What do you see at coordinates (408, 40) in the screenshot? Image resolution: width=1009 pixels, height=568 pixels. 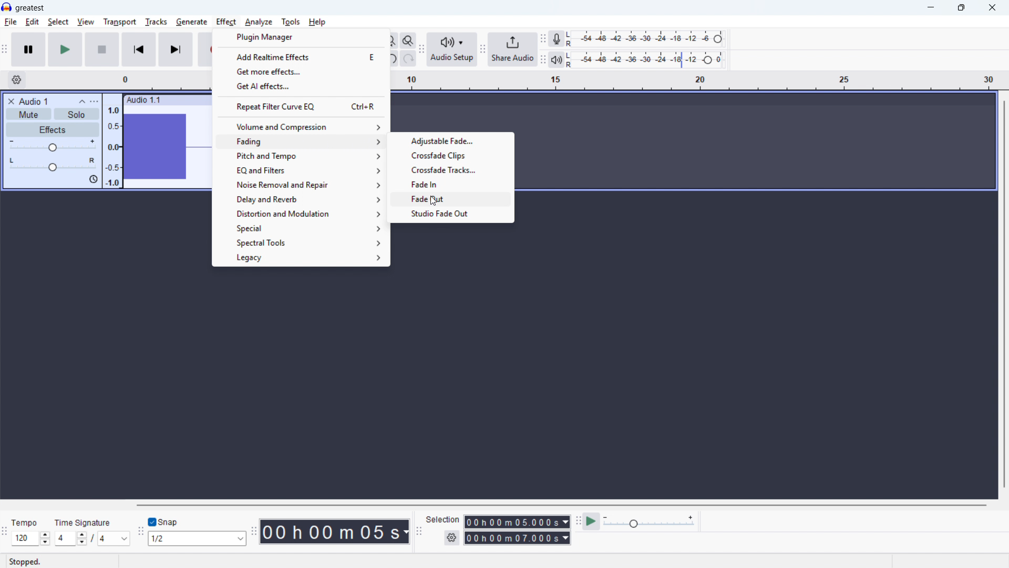 I see `Toggle zoom ` at bounding box center [408, 40].